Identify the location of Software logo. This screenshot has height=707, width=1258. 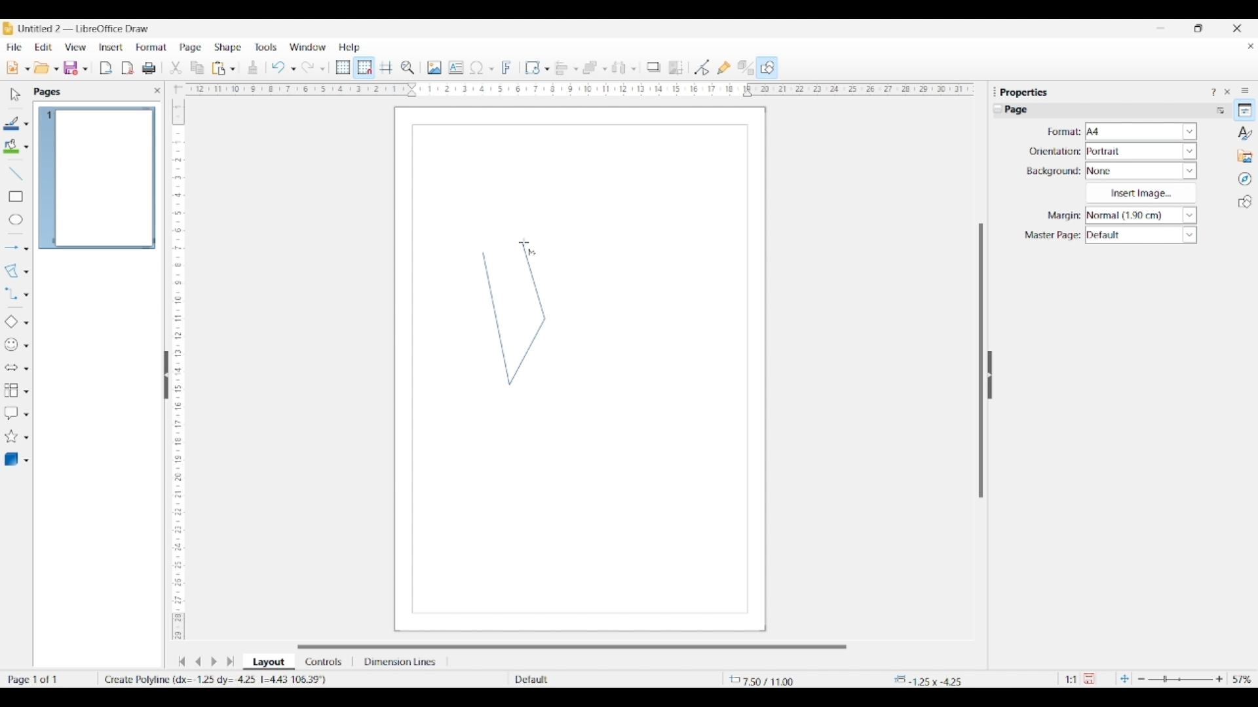
(8, 28).